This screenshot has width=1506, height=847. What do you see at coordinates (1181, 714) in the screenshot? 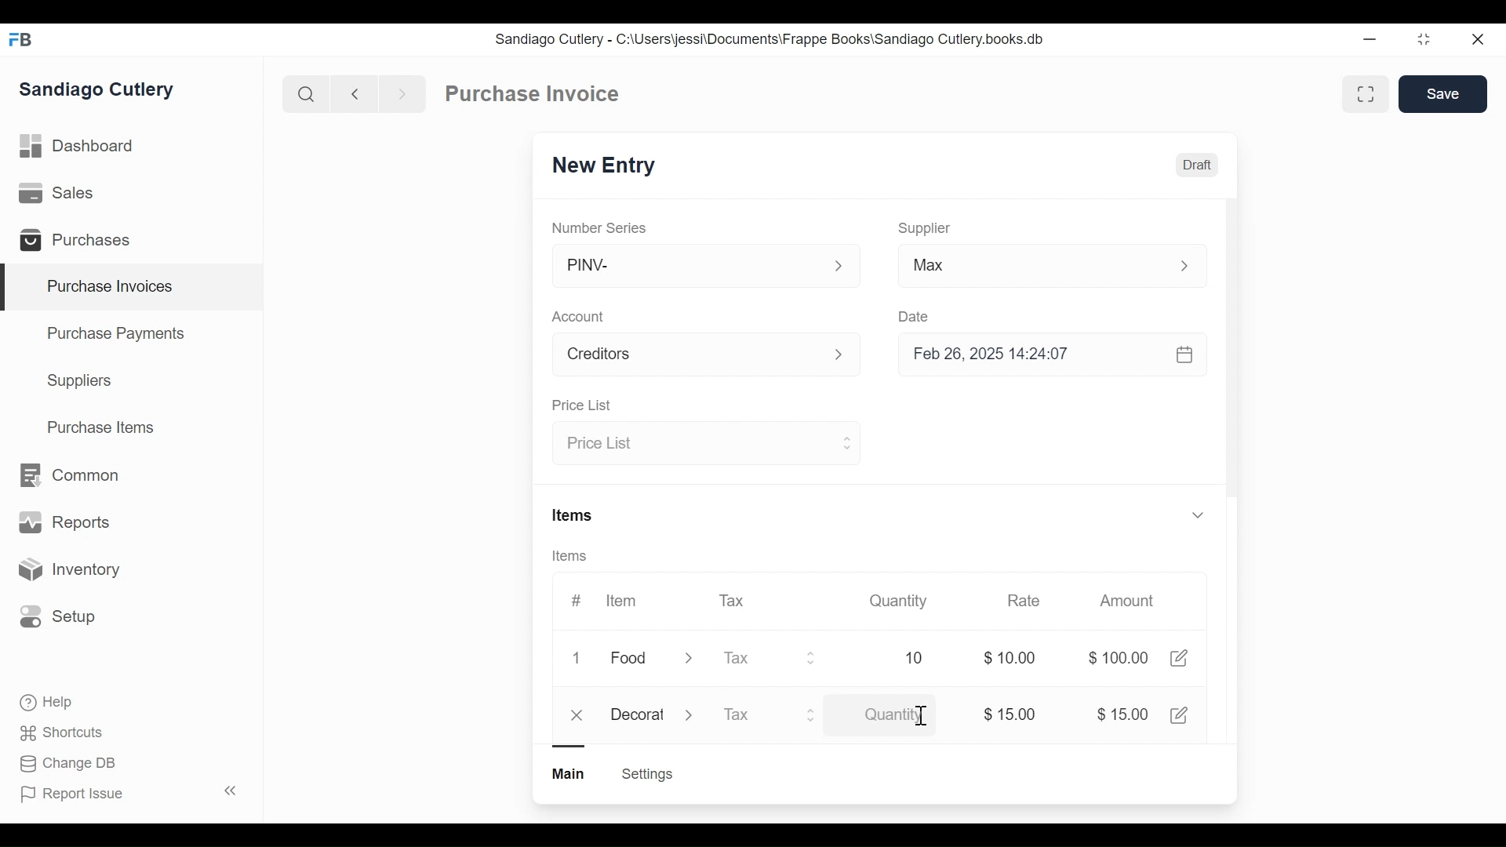
I see `Edit` at bounding box center [1181, 714].